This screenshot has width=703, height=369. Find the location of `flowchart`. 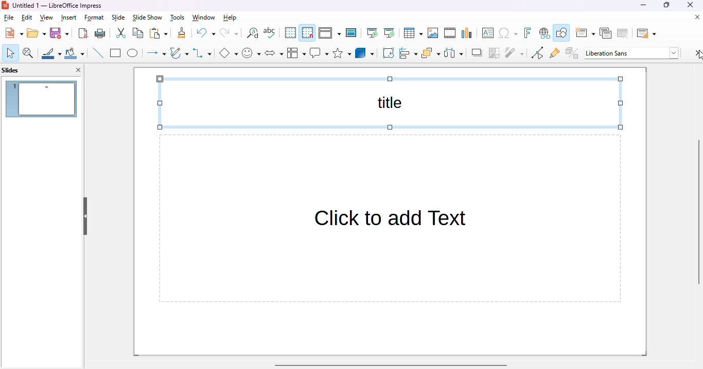

flowchart is located at coordinates (296, 53).